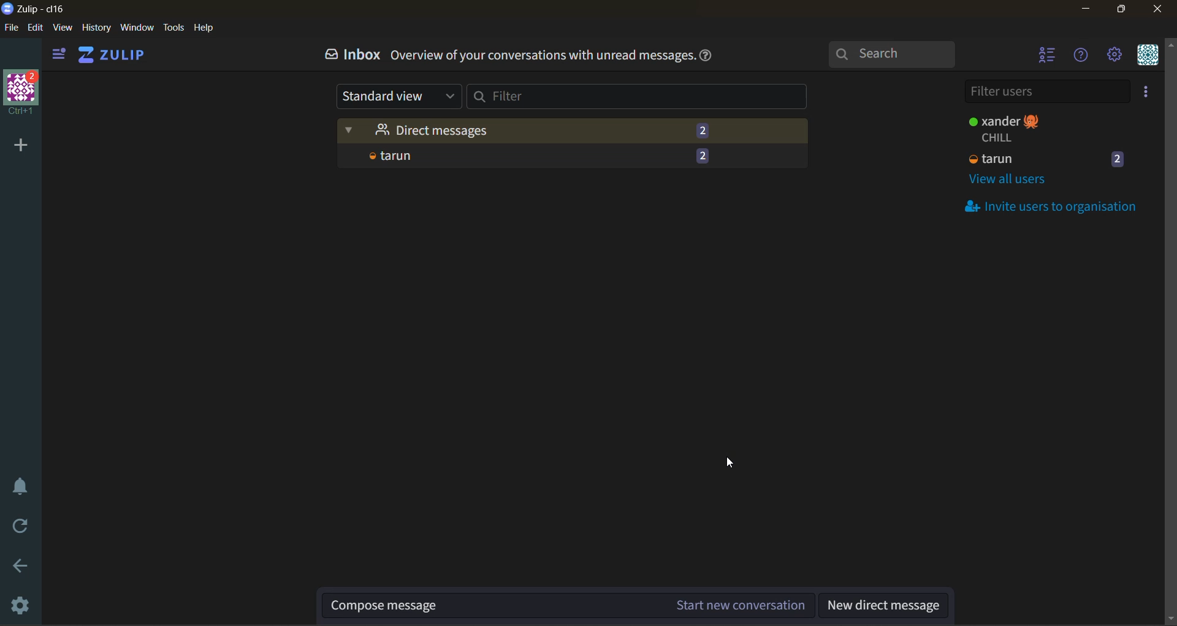 The image size is (1177, 626). Describe the element at coordinates (885, 604) in the screenshot. I see `new direct message` at that location.